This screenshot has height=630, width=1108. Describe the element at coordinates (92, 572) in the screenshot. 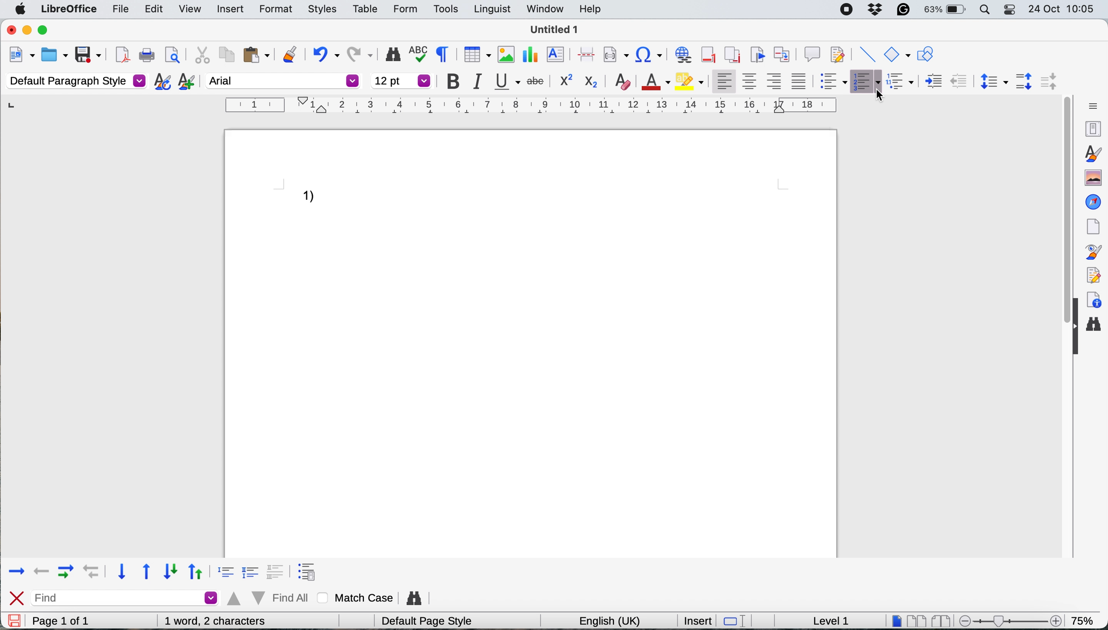

I see `backward with indent` at that location.